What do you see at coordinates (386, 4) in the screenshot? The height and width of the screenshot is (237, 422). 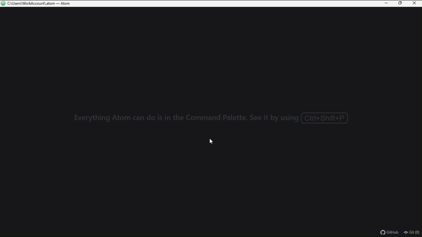 I see `minimise` at bounding box center [386, 4].